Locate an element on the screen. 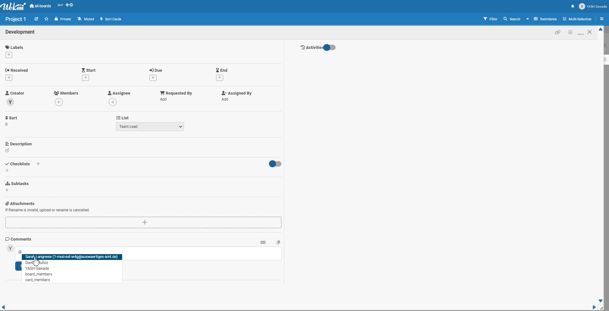 The height and width of the screenshot is (311, 609). add is located at coordinates (39, 164).